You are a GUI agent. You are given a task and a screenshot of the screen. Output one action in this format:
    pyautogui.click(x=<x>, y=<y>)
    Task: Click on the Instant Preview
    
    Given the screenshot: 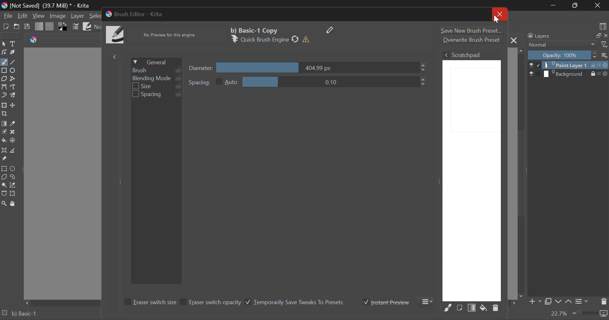 What is the action you would take?
    pyautogui.click(x=386, y=302)
    